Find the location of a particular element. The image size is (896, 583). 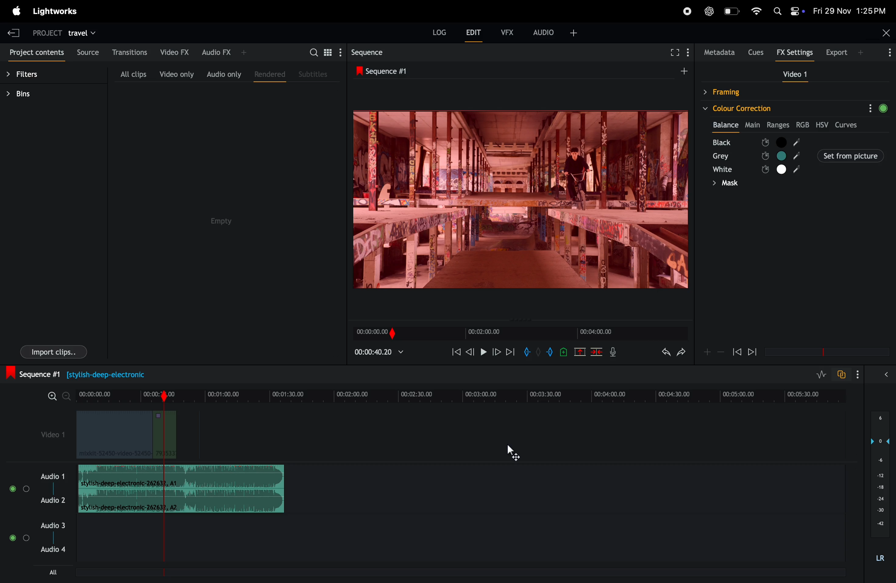

sequence #1 is located at coordinates (519, 70).